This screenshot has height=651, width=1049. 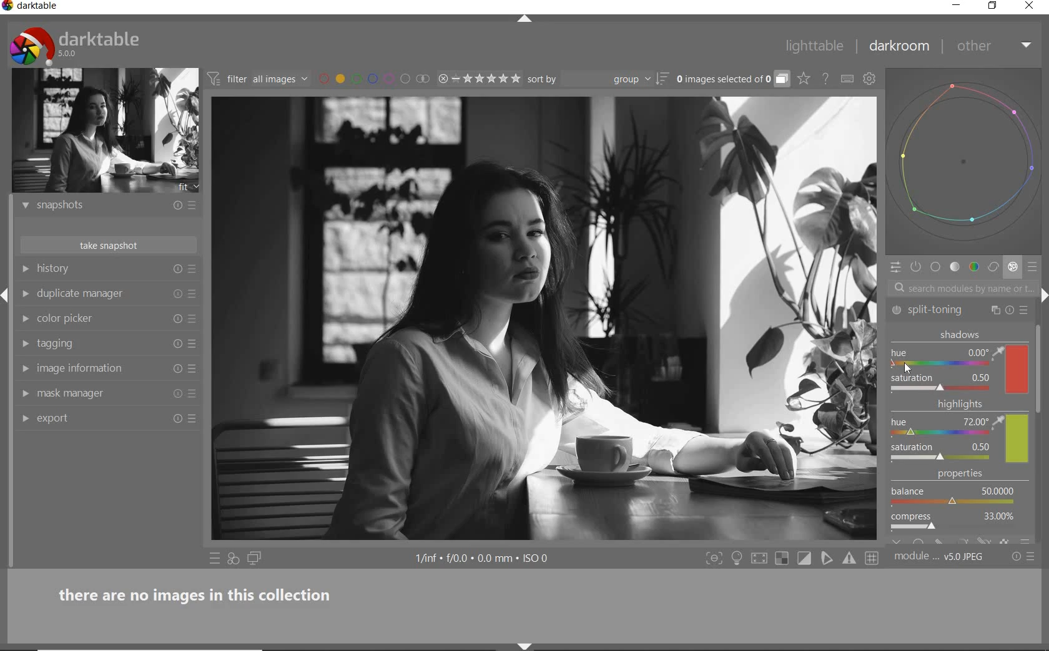 What do you see at coordinates (31, 7) in the screenshot?
I see `system name` at bounding box center [31, 7].